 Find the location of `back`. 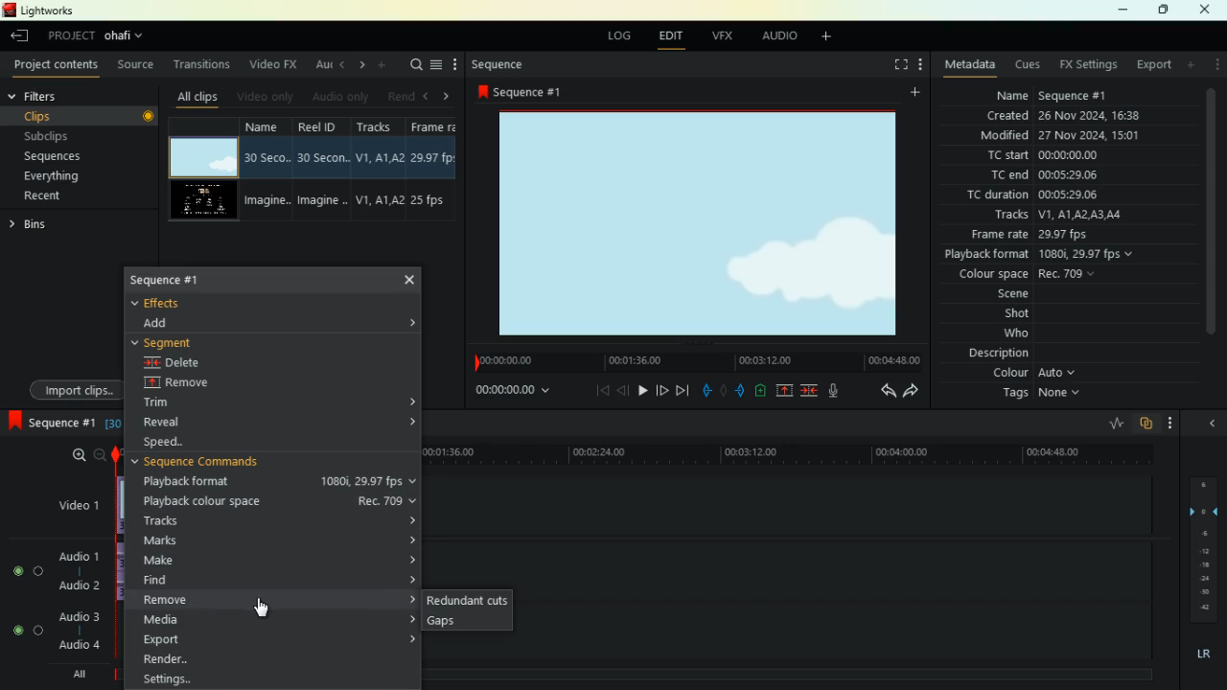

back is located at coordinates (880, 391).